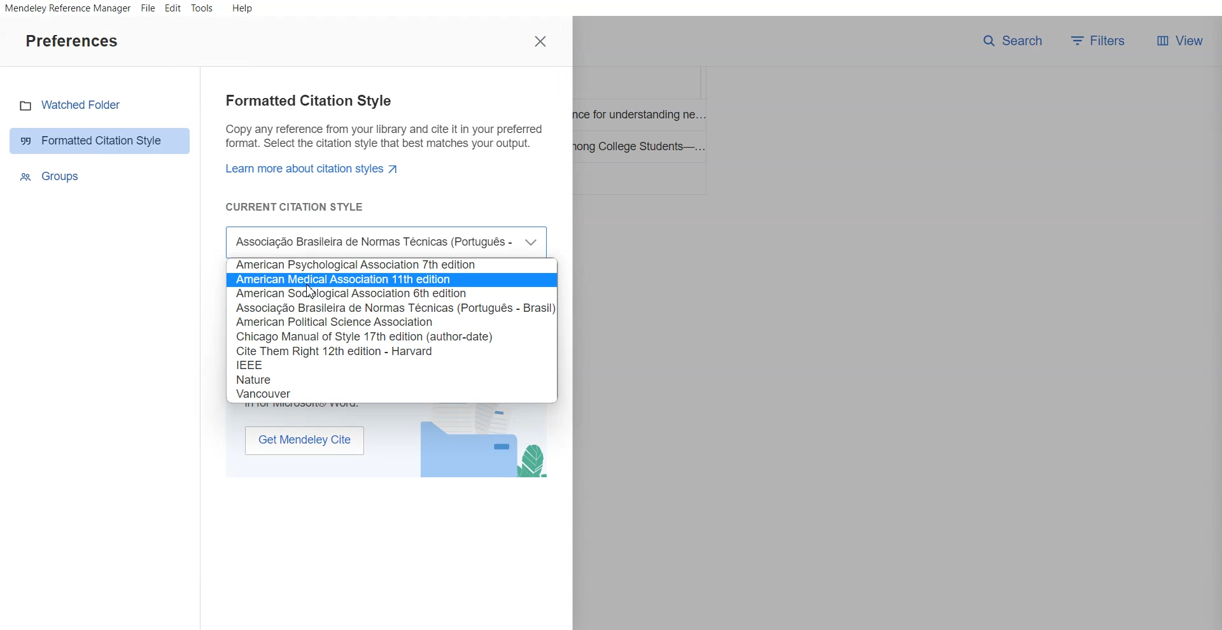 The height and width of the screenshot is (630, 1222). What do you see at coordinates (387, 241) in the screenshot?
I see `Associacao Brasileria de Normas` at bounding box center [387, 241].